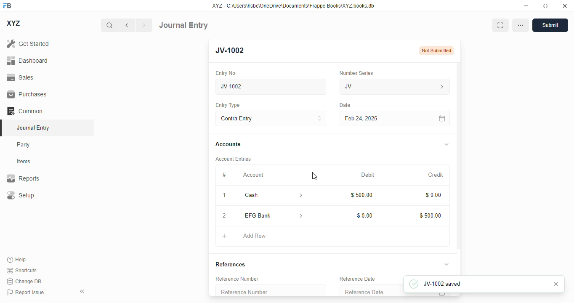 The width and height of the screenshot is (574, 303). What do you see at coordinates (293, 6) in the screenshot?
I see `XYZ - C:\Users\hsbc\OneDrive\Documents\Frappe Books\XYZ books. db` at bounding box center [293, 6].